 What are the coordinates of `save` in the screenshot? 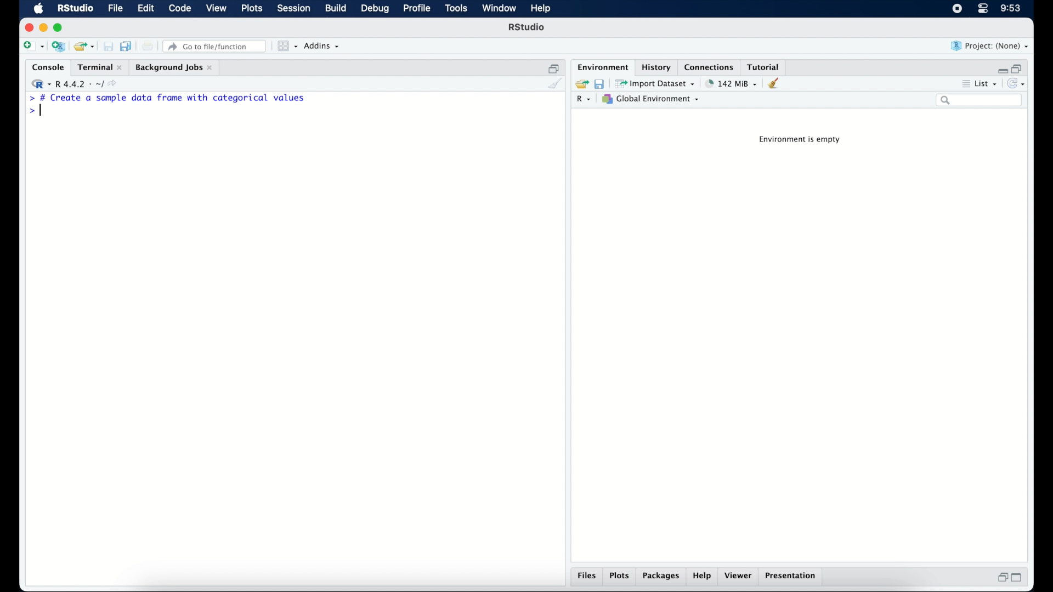 It's located at (599, 84).